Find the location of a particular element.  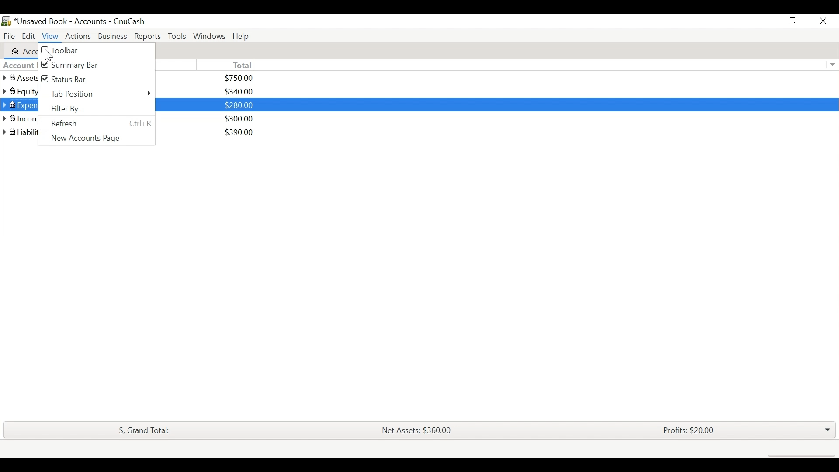

Account Name is located at coordinates (20, 65).